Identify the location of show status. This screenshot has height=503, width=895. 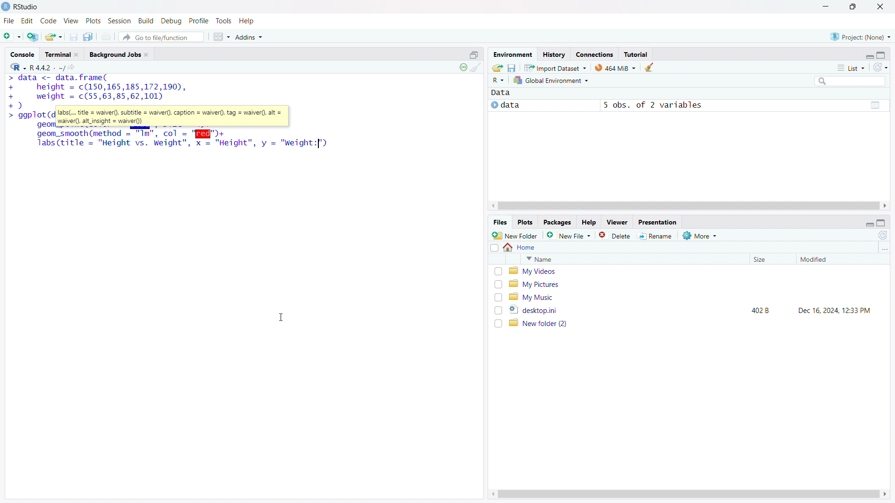
(463, 67).